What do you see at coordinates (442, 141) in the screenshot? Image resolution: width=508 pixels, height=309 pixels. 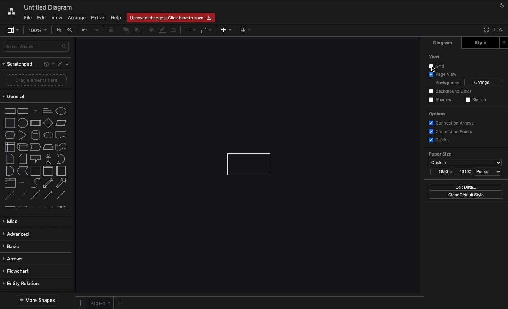 I see `Guides` at bounding box center [442, 141].